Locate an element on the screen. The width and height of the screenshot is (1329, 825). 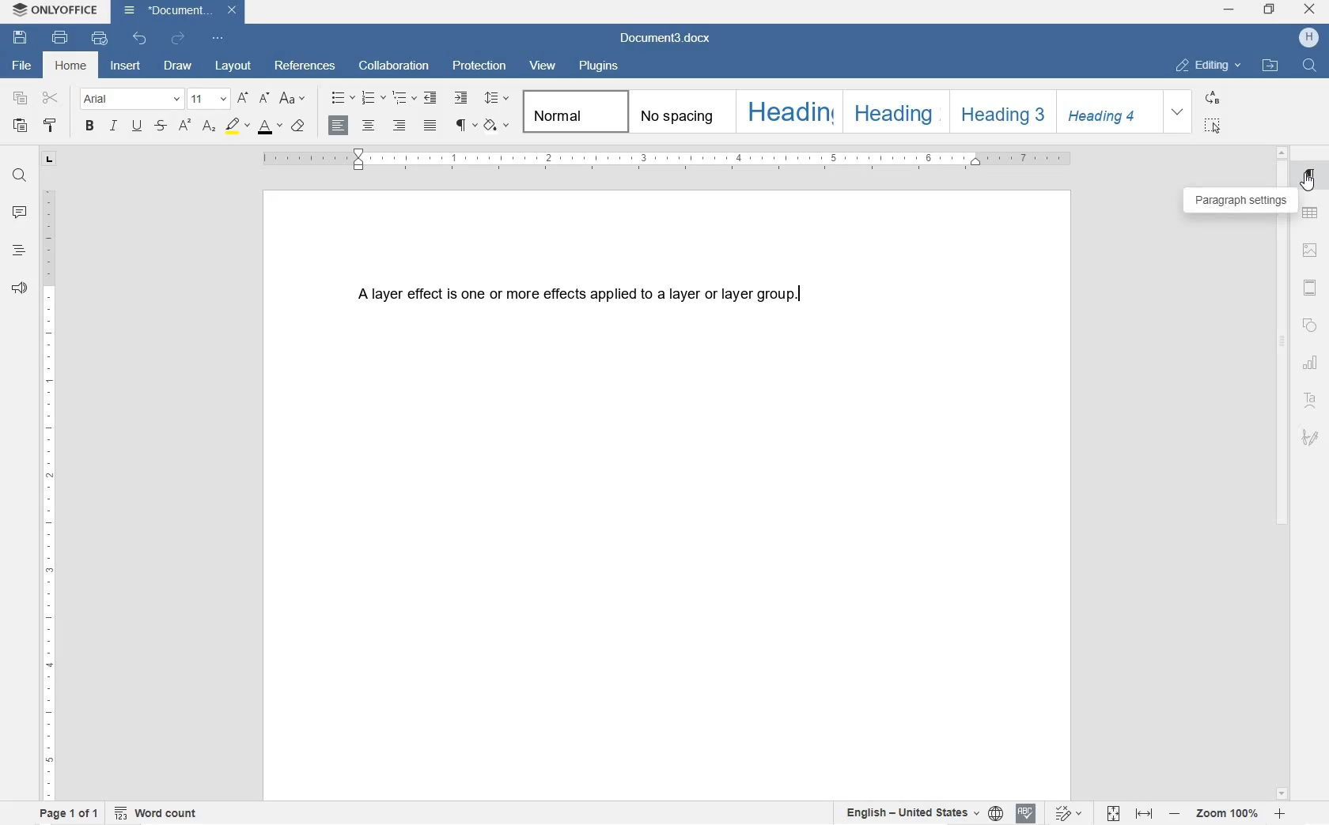
TABLE is located at coordinates (1310, 213).